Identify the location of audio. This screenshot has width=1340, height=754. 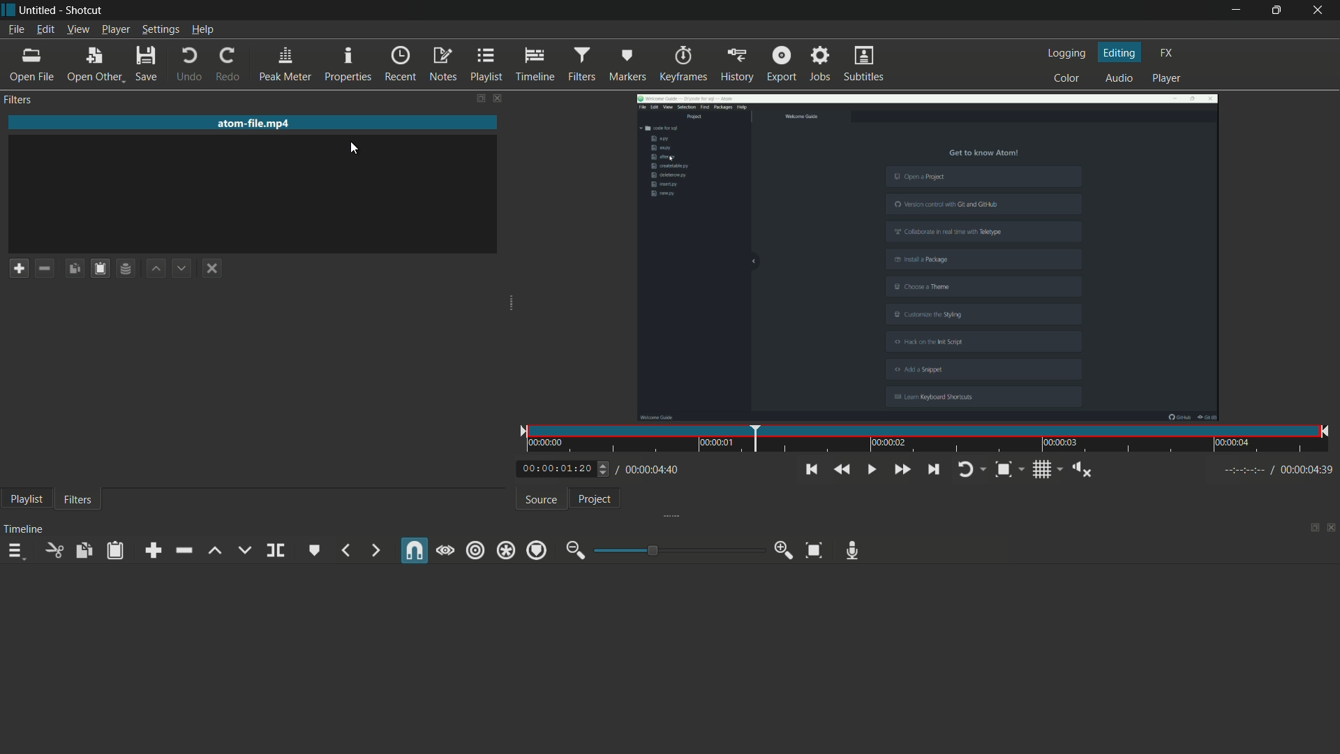
(1120, 78).